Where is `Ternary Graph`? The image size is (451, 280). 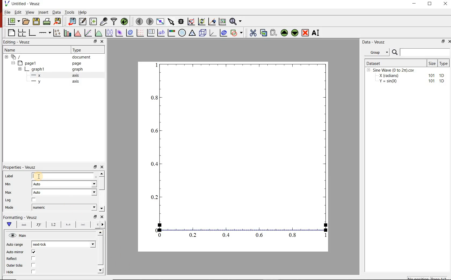 Ternary Graph is located at coordinates (192, 33).